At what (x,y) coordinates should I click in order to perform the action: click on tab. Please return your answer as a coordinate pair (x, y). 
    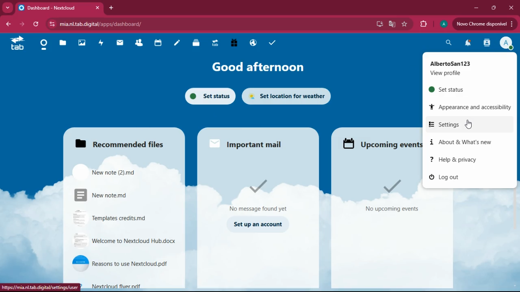
    Looking at the image, I should click on (61, 9).